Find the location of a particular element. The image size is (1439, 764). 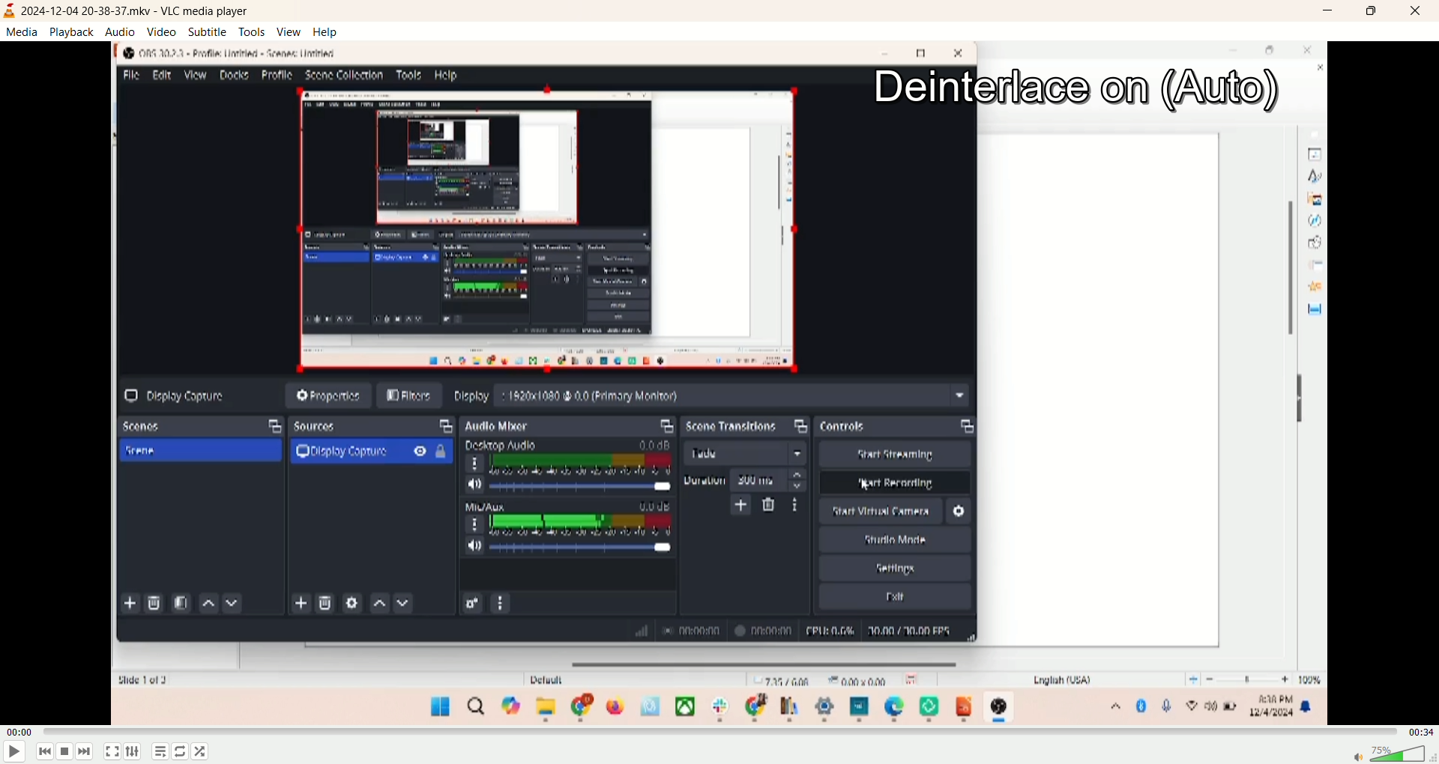

play/pause is located at coordinates (13, 753).